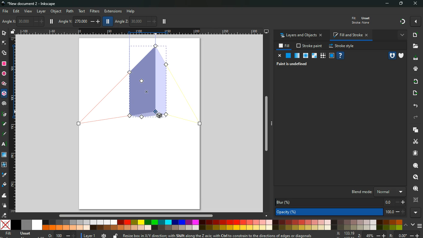  I want to click on spray, so click(4, 205).